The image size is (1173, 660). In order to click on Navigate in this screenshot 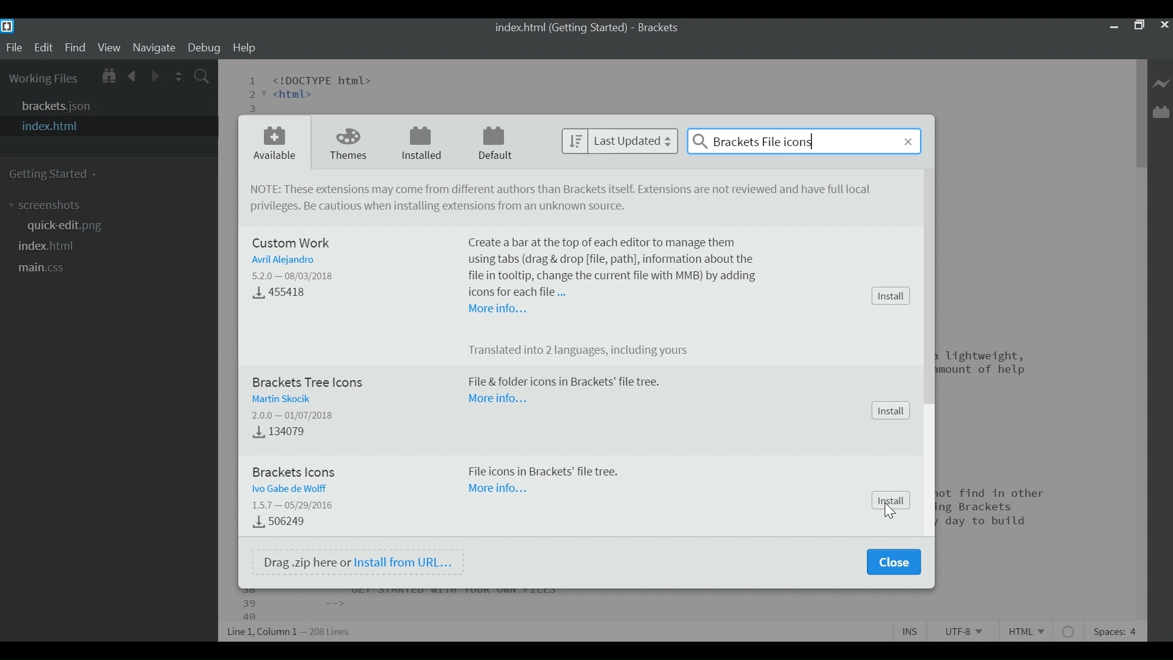, I will do `click(155, 48)`.